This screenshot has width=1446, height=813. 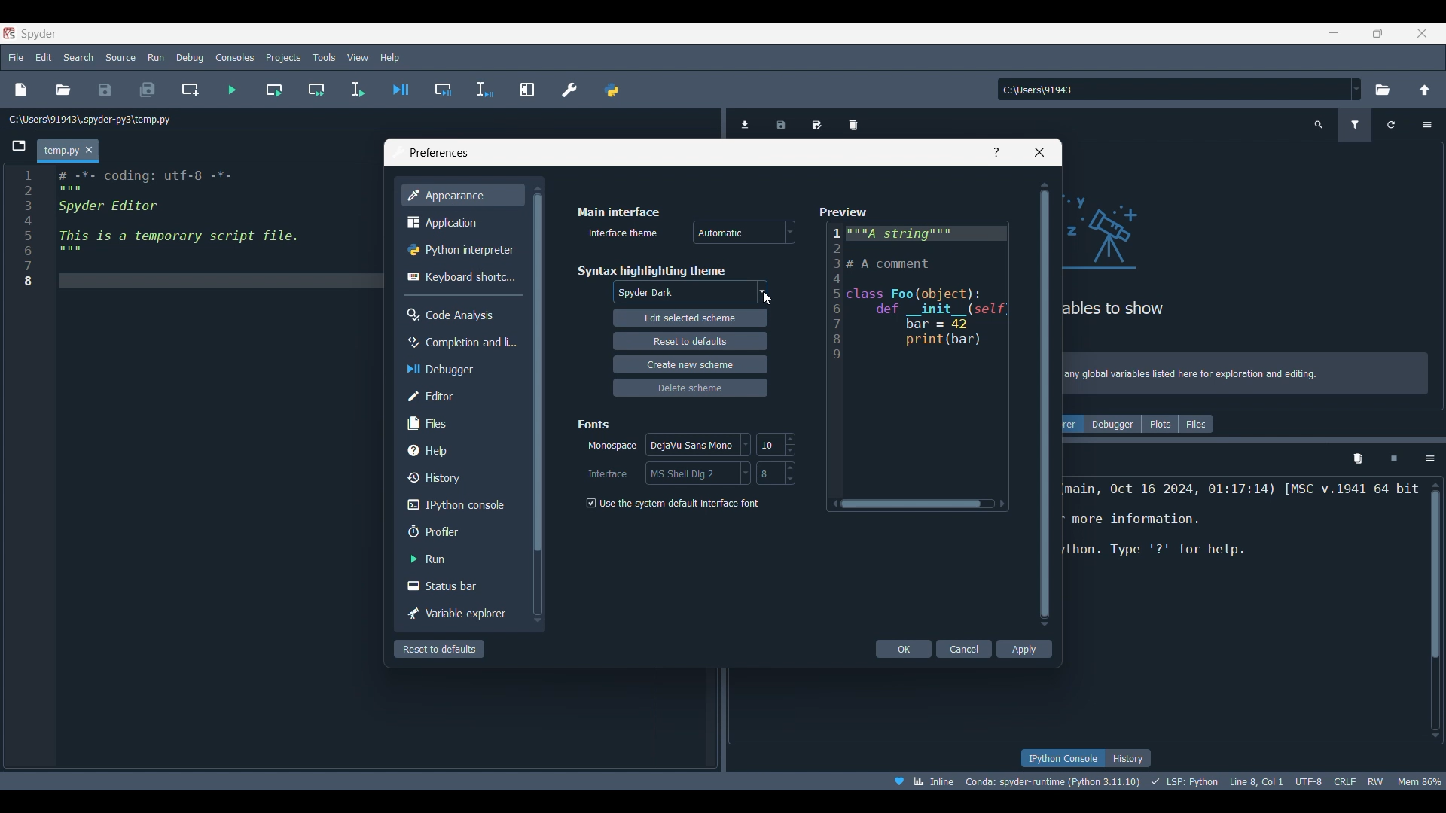 I want to click on Help, so click(x=459, y=450).